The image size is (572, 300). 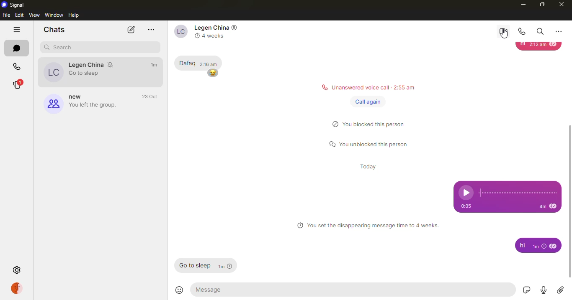 I want to click on Go to sleep, so click(x=192, y=265).